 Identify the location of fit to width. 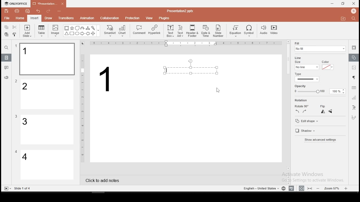
(300, 188).